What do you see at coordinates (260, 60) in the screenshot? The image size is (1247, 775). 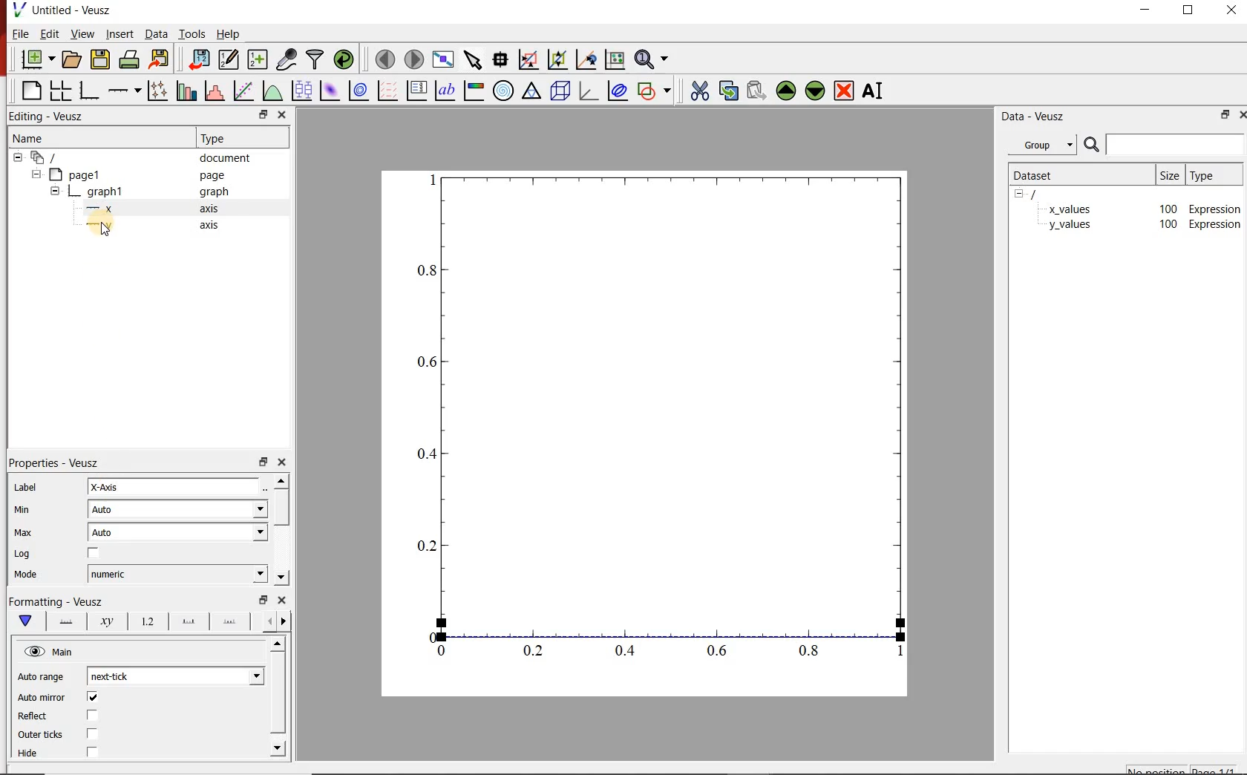 I see `create new datasets using ranges, parametrically or as functions of existing datasets` at bounding box center [260, 60].